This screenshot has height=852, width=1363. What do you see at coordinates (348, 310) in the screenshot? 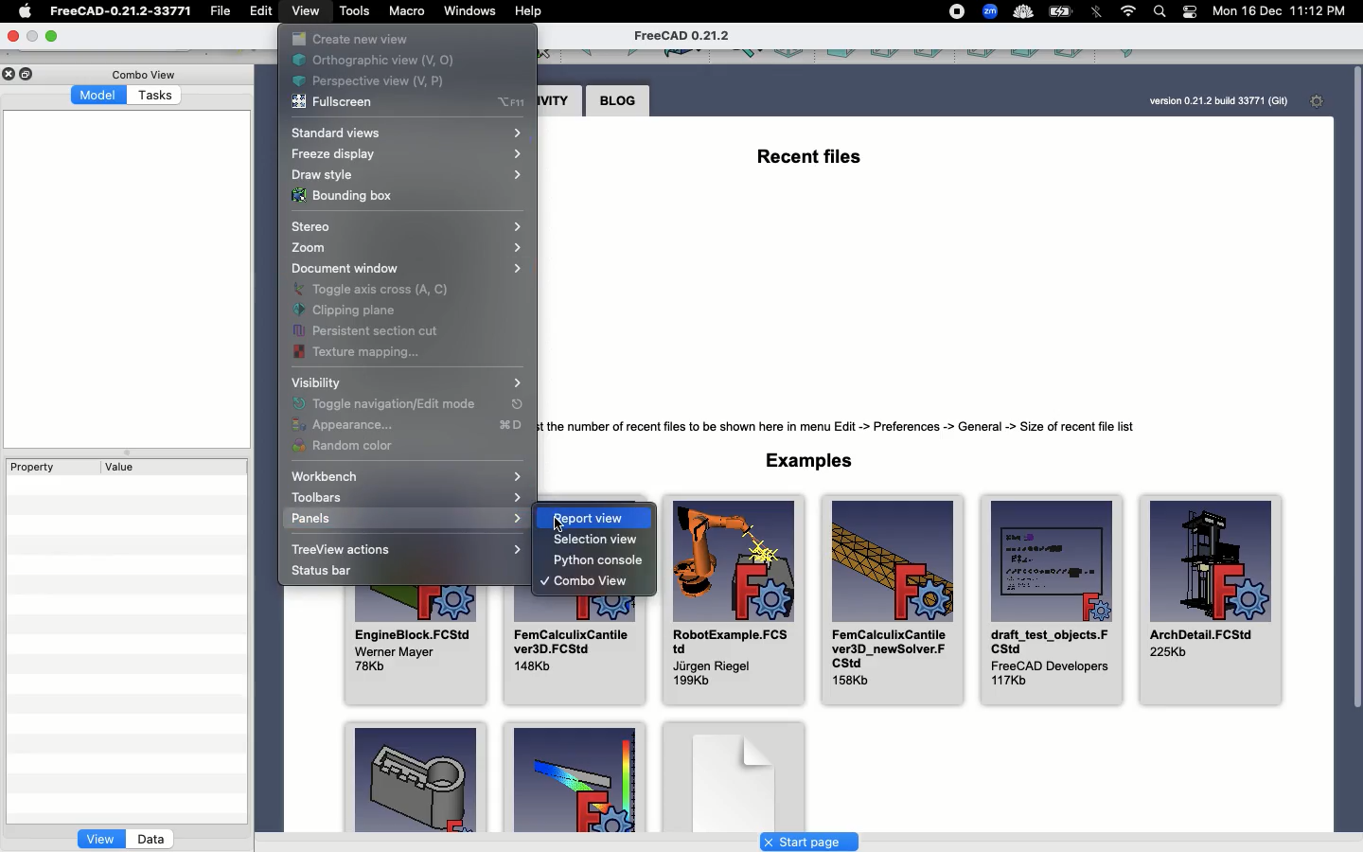
I see `Clipping plane` at bounding box center [348, 310].